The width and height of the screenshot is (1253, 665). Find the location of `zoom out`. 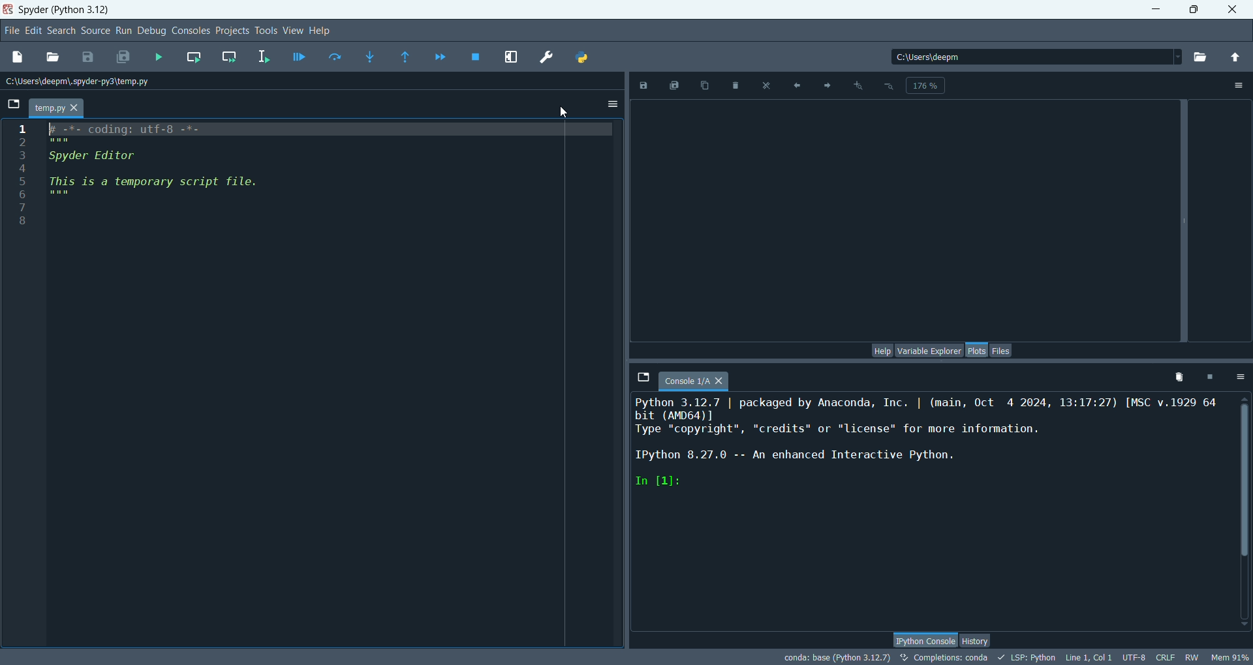

zoom out is located at coordinates (888, 87).